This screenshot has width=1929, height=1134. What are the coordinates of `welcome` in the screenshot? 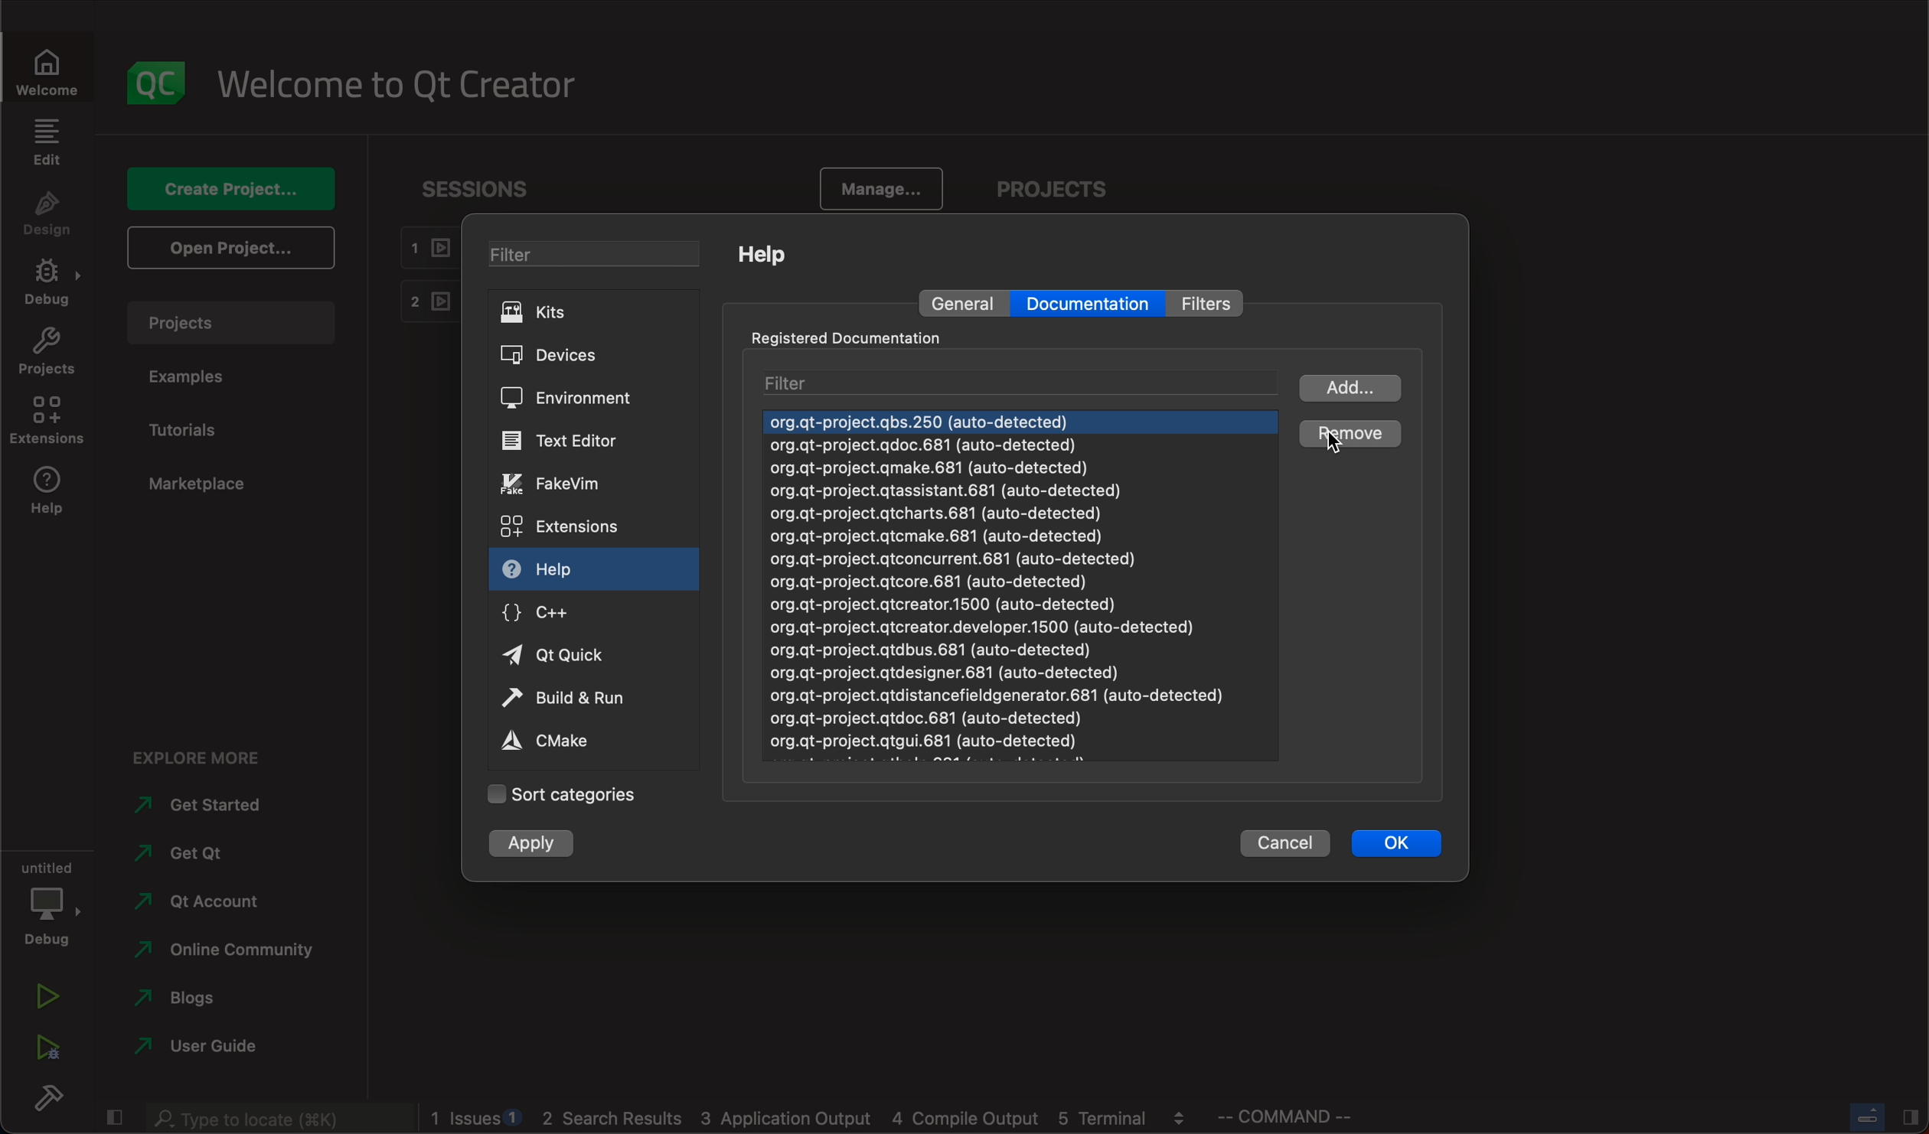 It's located at (397, 85).